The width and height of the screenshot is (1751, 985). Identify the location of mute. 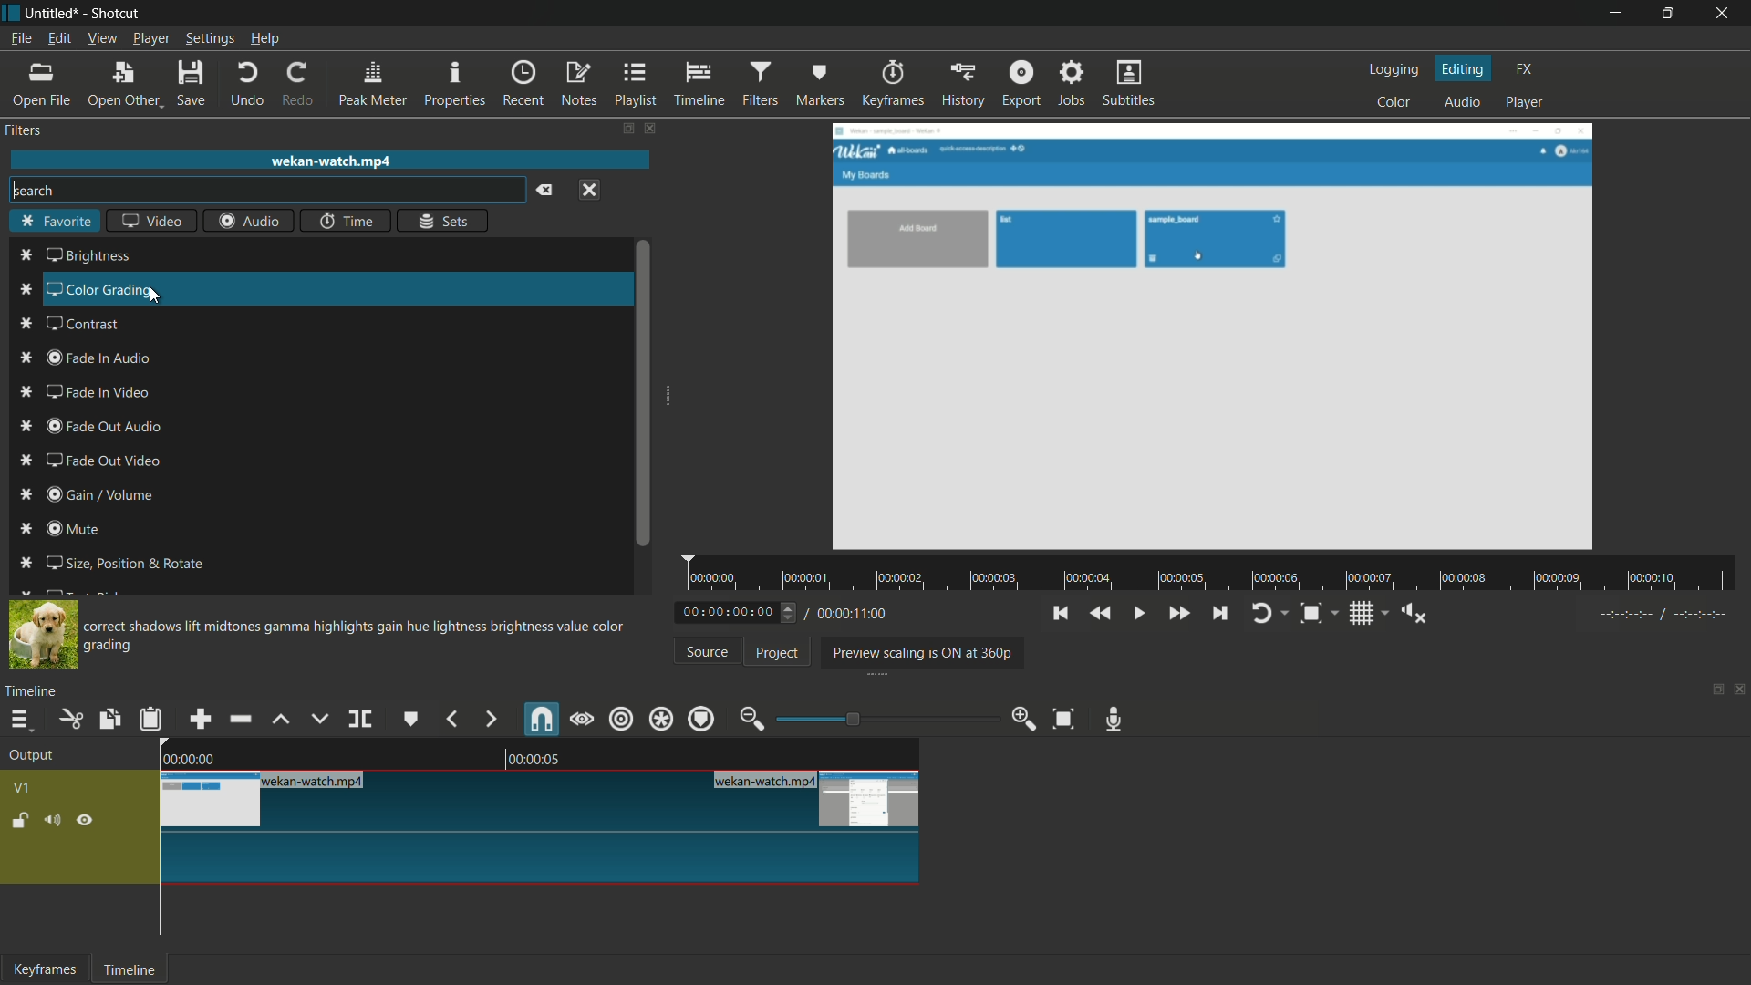
(57, 822).